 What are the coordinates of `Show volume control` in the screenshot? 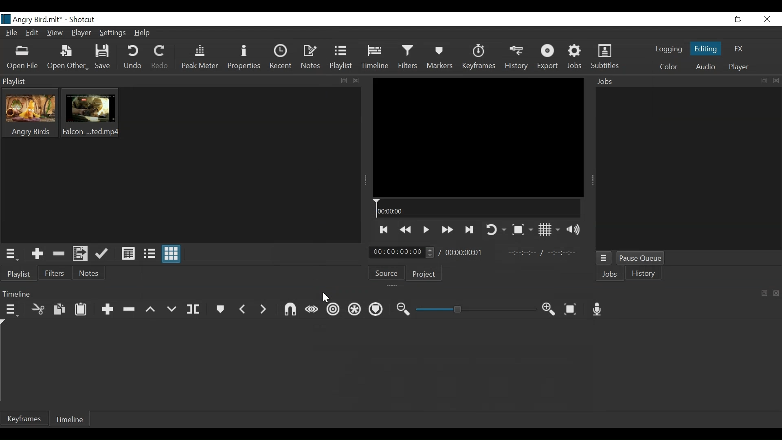 It's located at (578, 230).